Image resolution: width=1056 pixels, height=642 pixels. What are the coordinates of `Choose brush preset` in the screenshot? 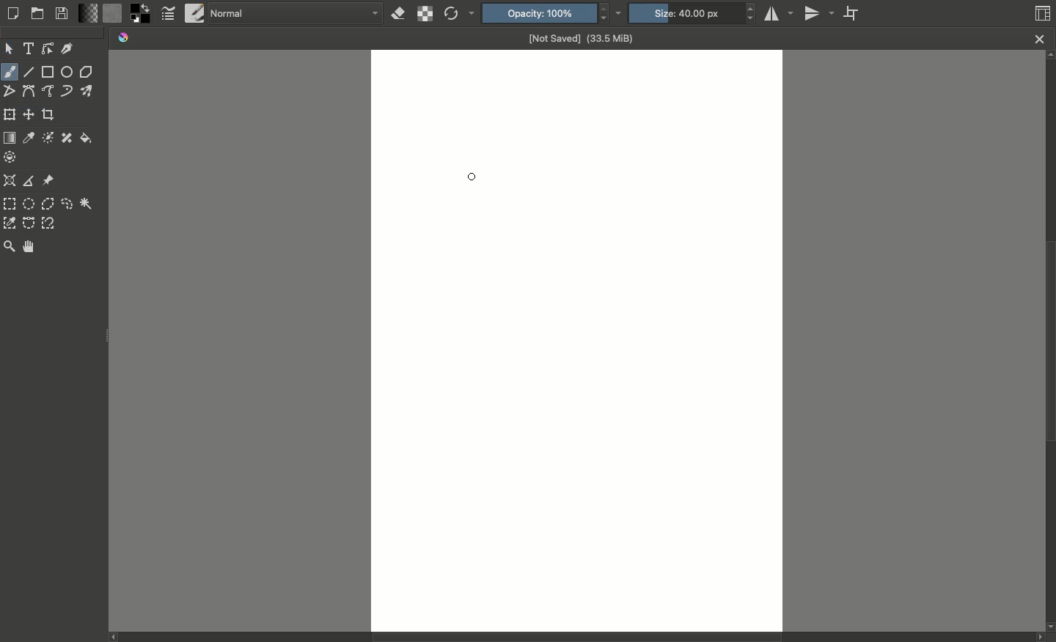 It's located at (194, 13).